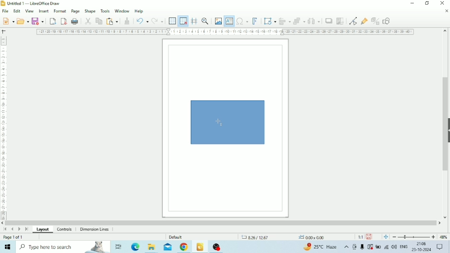  What do you see at coordinates (228, 21) in the screenshot?
I see `Insert Text Box` at bounding box center [228, 21].